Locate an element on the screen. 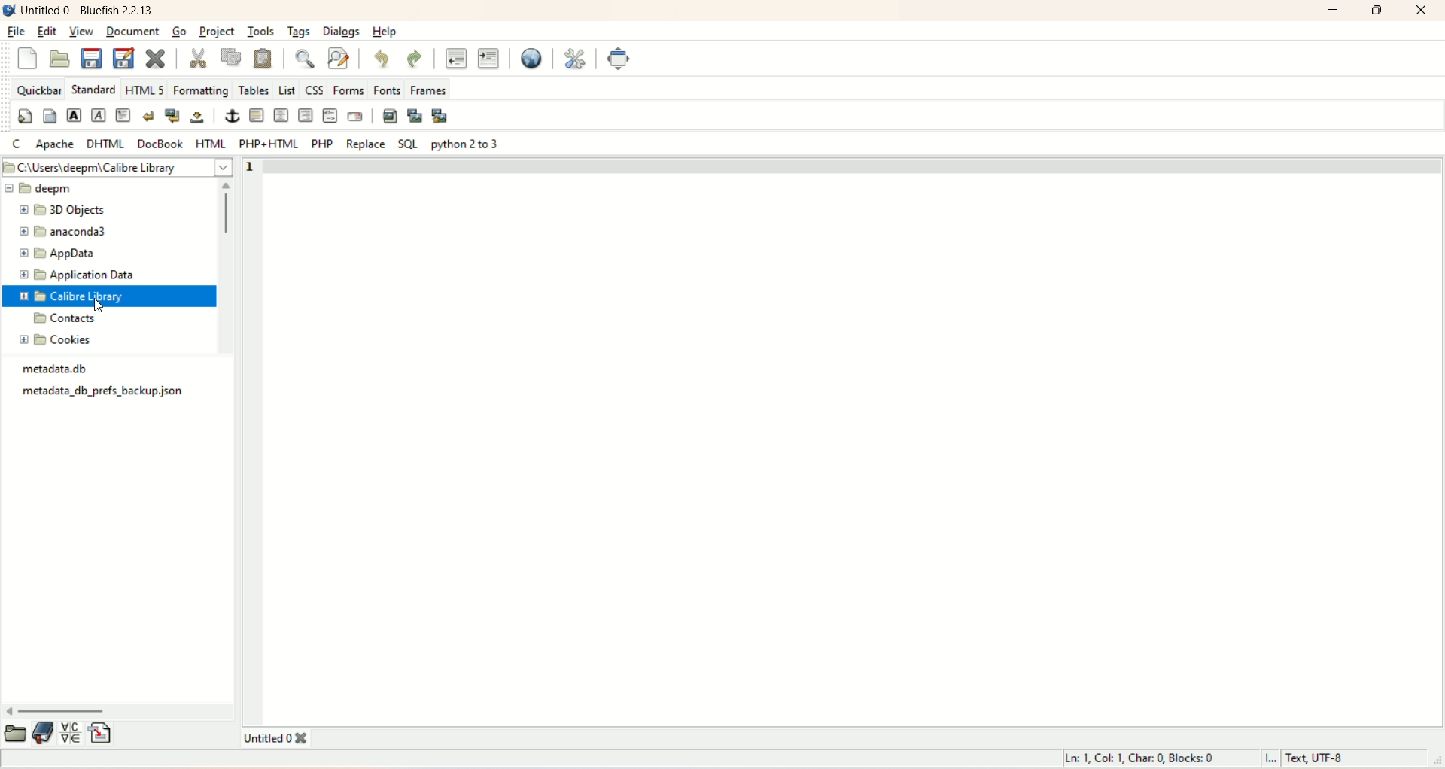 Image resolution: width=1445 pixels, height=769 pixels. minimize is located at coordinates (1334, 12).